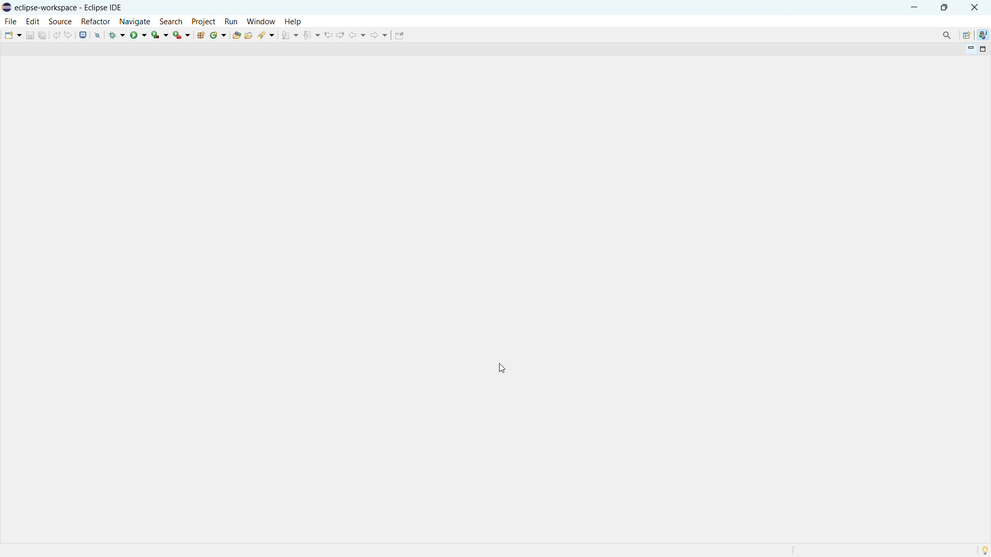 The image size is (991, 557). Describe the element at coordinates (231, 21) in the screenshot. I see `run` at that location.